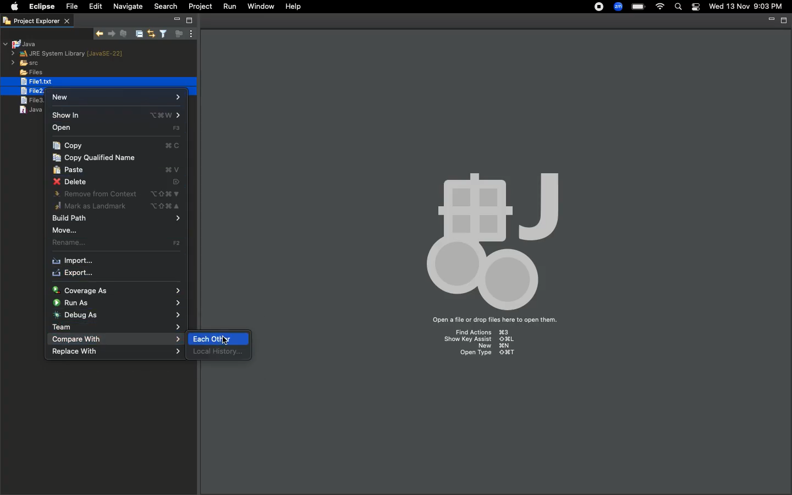 This screenshot has height=495, width=792. Describe the element at coordinates (294, 7) in the screenshot. I see `Help` at that location.